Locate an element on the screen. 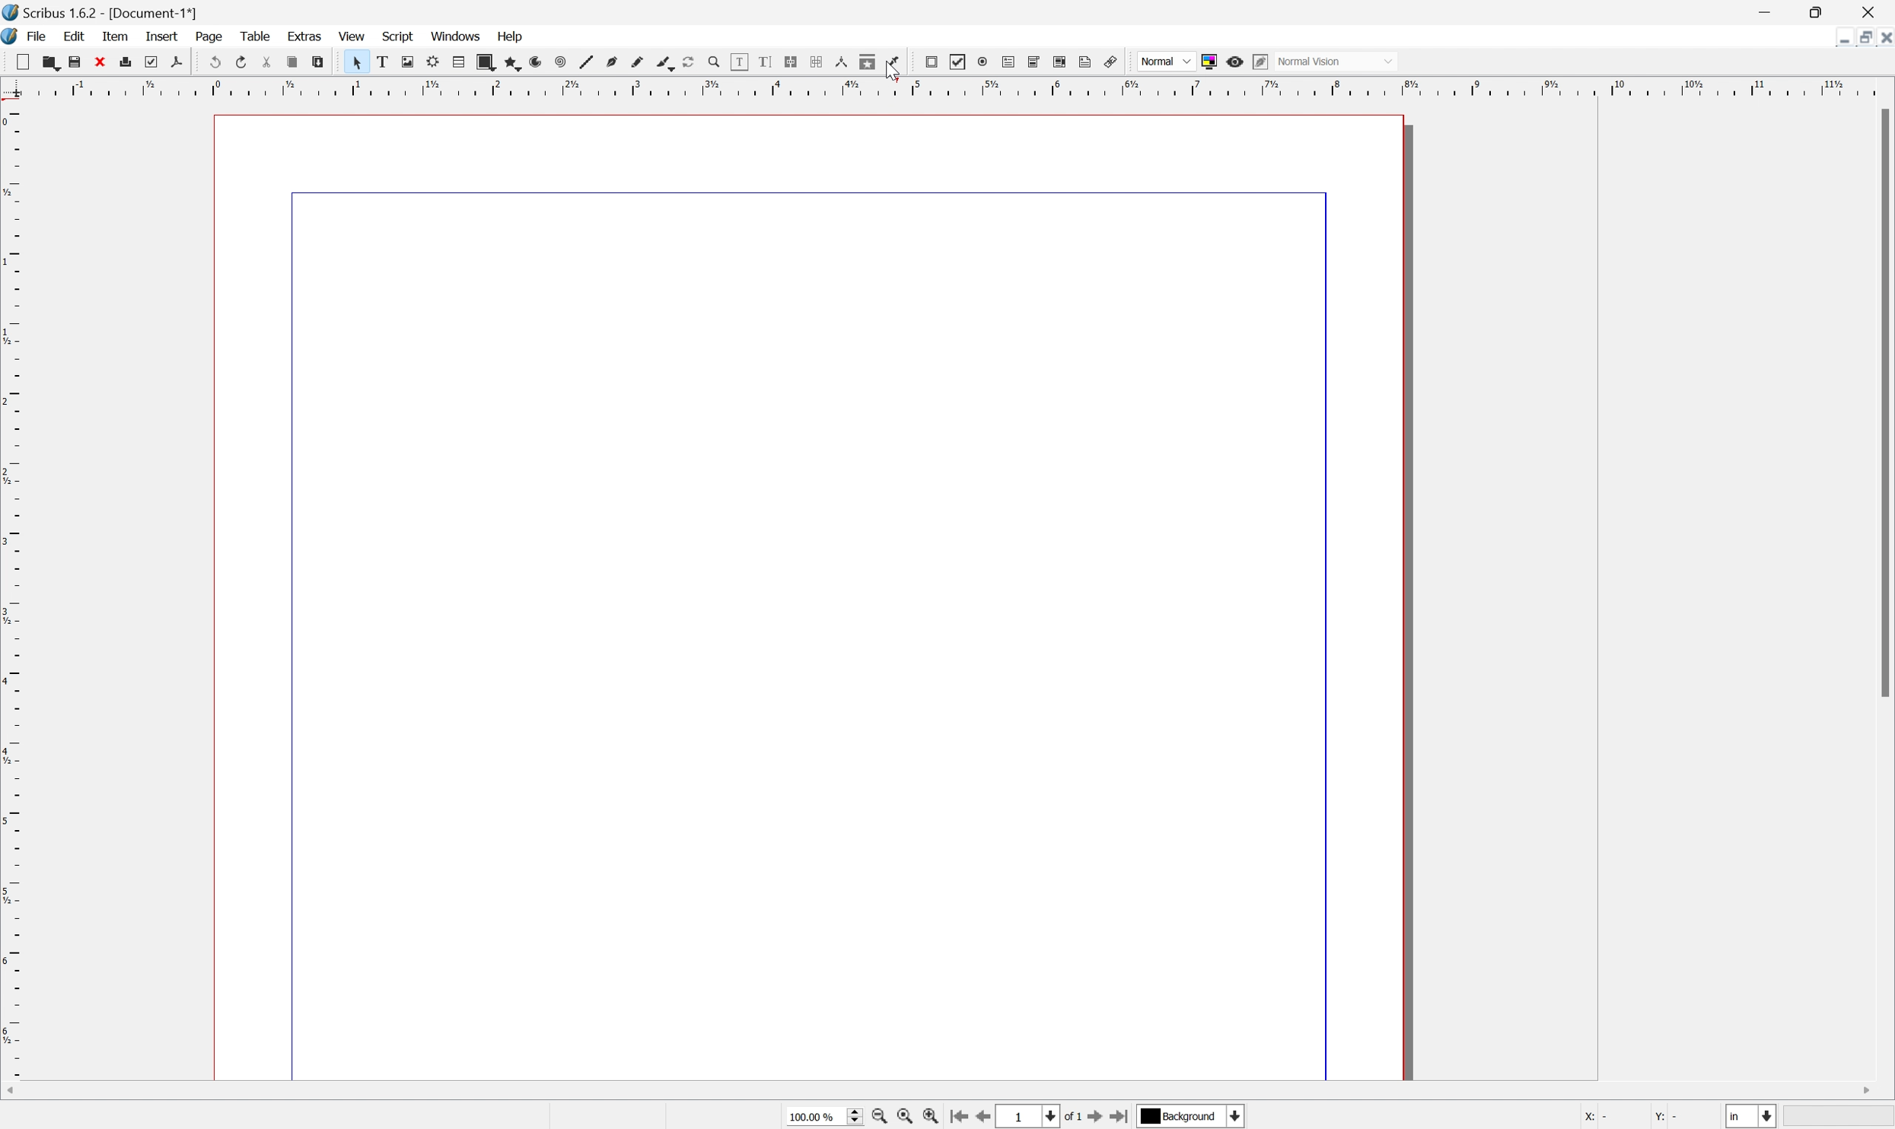 The image size is (1895, 1129). extras is located at coordinates (304, 37).